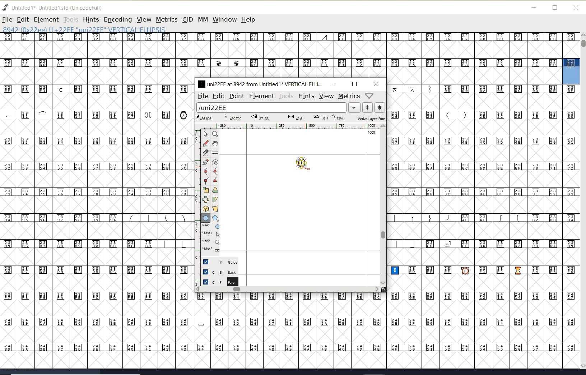  I want to click on ENCODING, so click(118, 20).